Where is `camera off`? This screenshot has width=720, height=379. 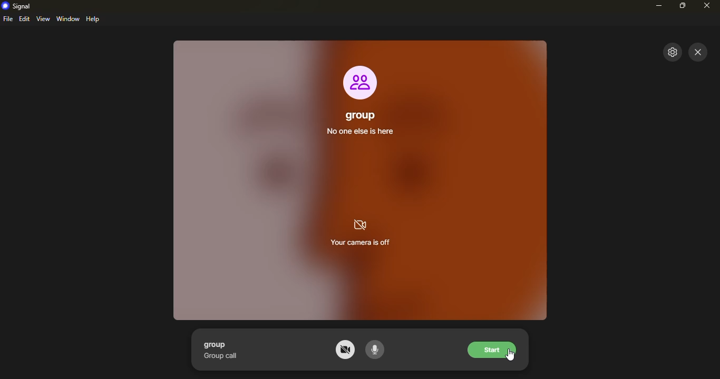
camera off is located at coordinates (344, 350).